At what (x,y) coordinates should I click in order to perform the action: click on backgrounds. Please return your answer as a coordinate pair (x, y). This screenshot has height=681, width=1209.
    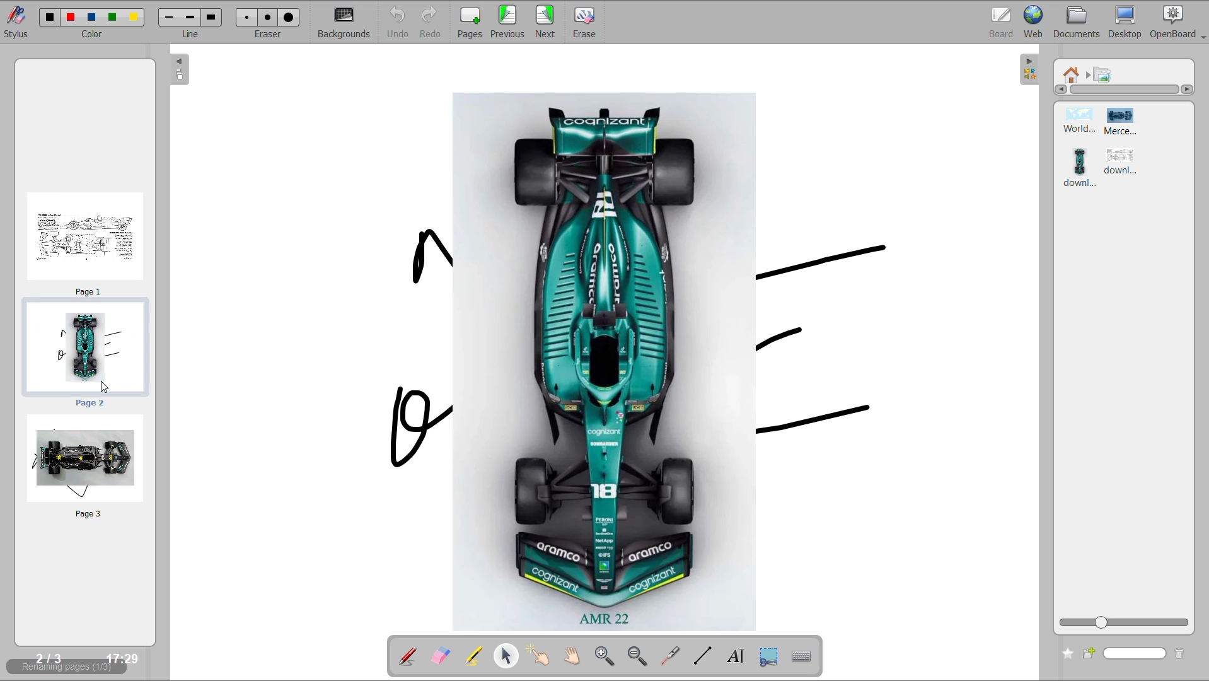
    Looking at the image, I should click on (345, 22).